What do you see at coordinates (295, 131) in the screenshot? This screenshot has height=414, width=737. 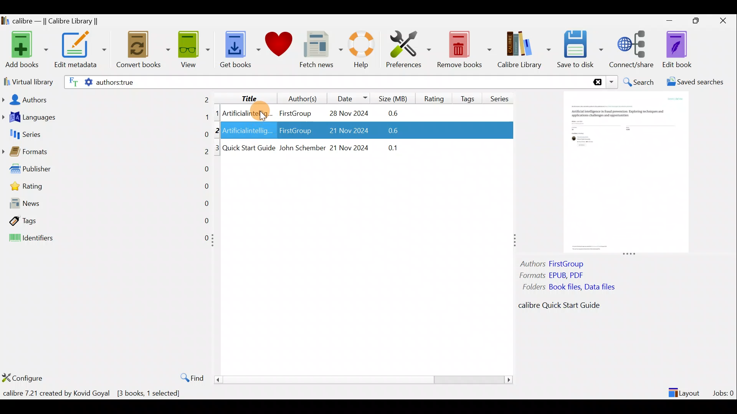 I see `FirstGroup` at bounding box center [295, 131].